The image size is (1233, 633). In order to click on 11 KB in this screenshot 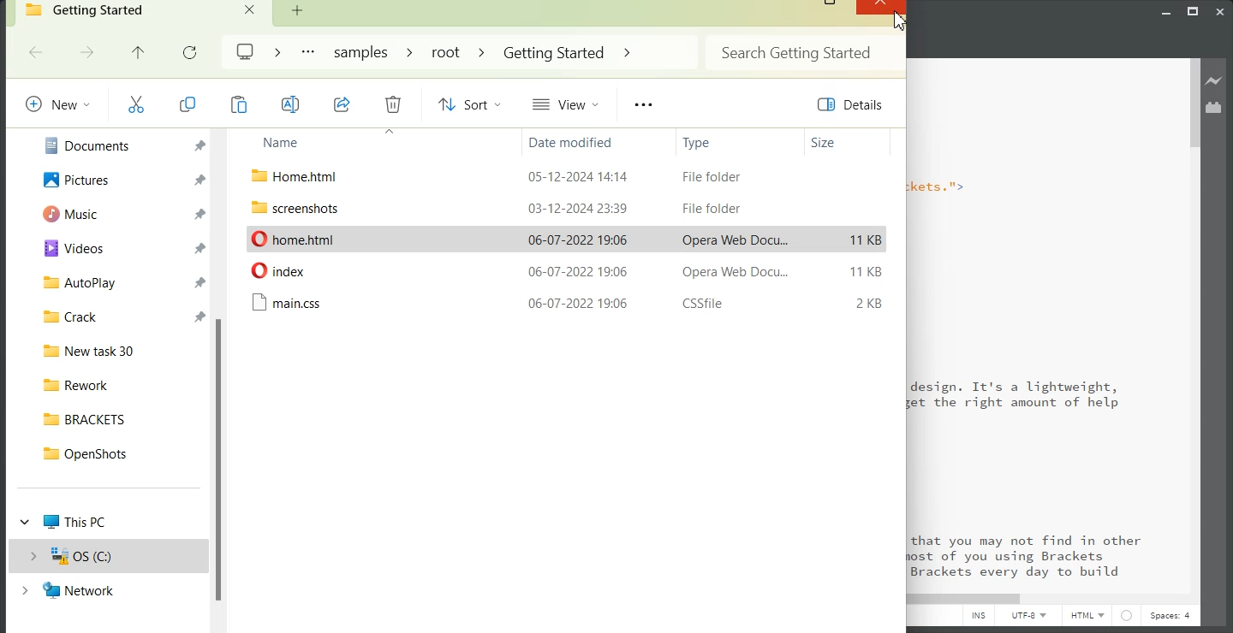, I will do `click(866, 240)`.